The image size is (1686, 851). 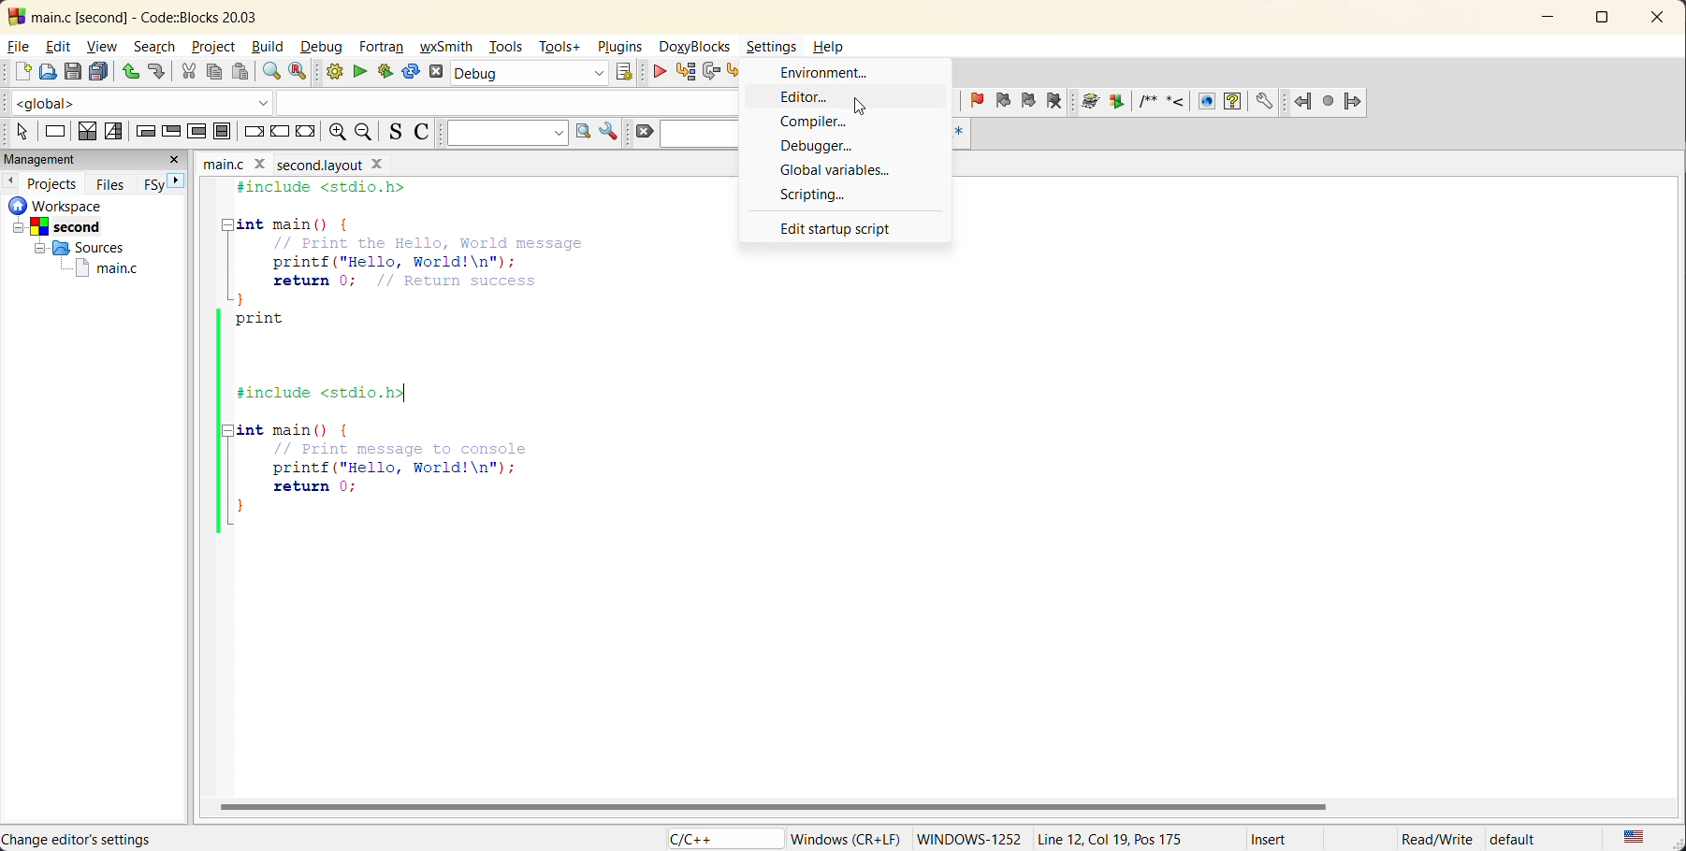 I want to click on copy, so click(x=212, y=69).